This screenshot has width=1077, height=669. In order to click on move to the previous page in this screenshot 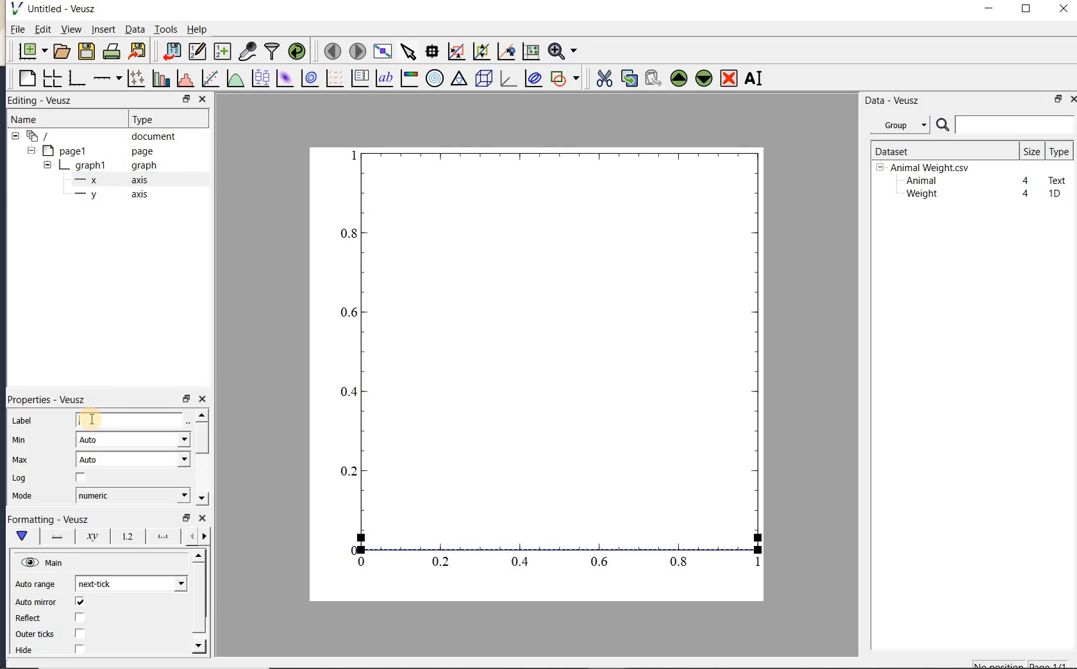, I will do `click(330, 50)`.